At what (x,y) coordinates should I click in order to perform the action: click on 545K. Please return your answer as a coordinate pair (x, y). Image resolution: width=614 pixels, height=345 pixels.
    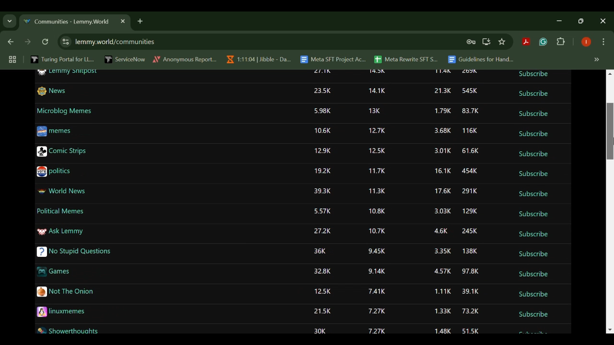
    Looking at the image, I should click on (471, 91).